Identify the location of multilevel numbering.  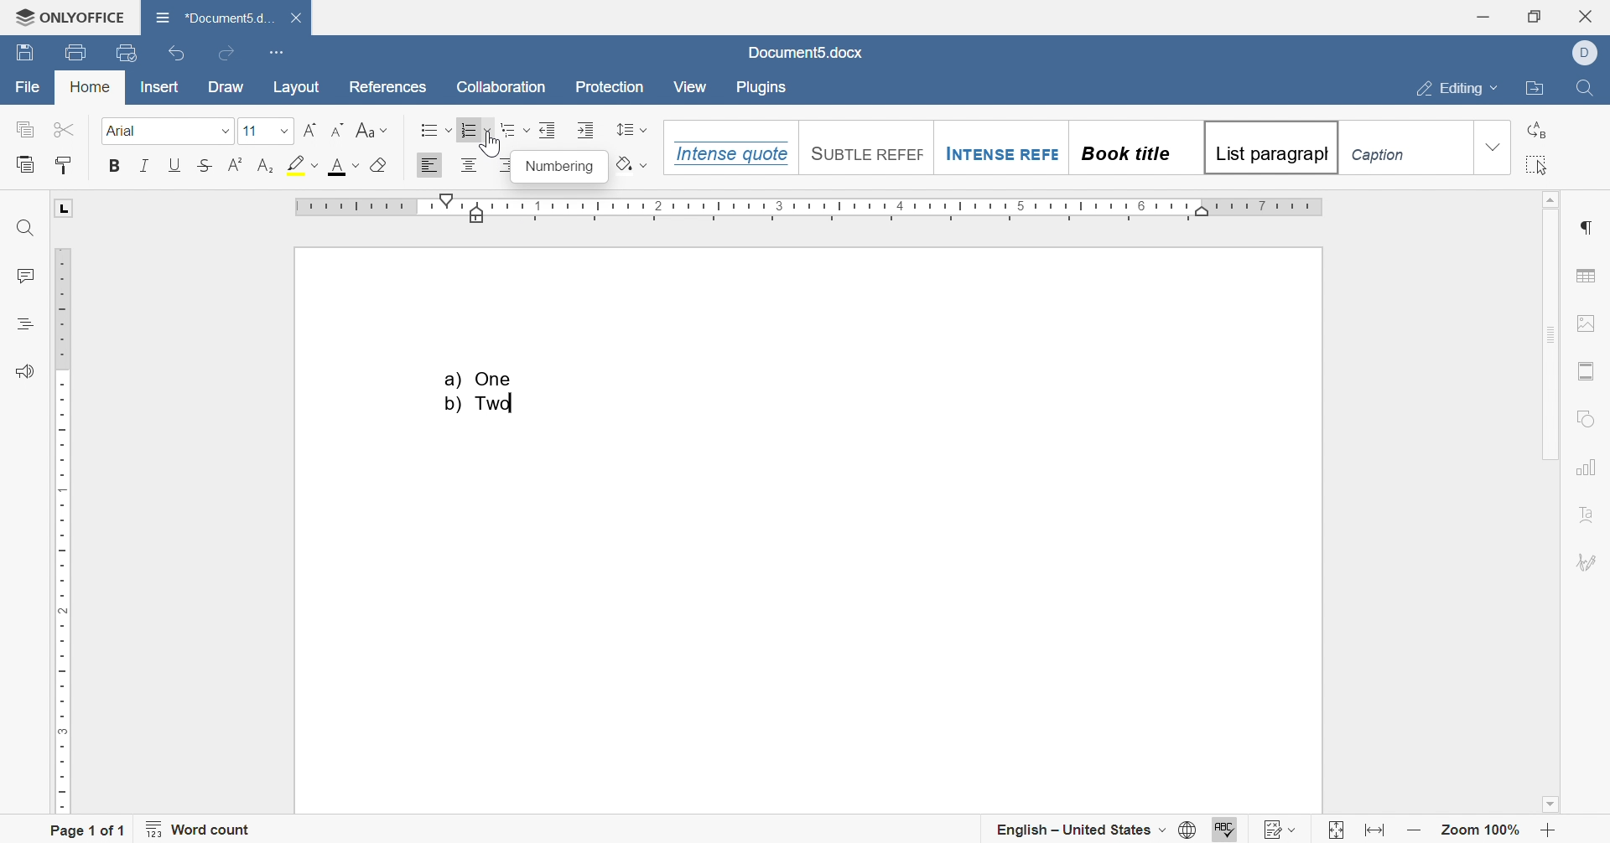
(514, 129).